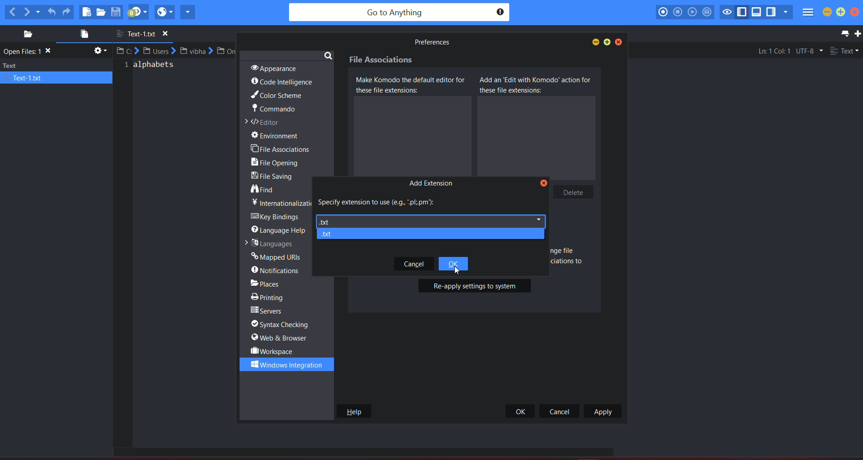 The image size is (863, 460). Describe the element at coordinates (280, 149) in the screenshot. I see `file associations` at that location.